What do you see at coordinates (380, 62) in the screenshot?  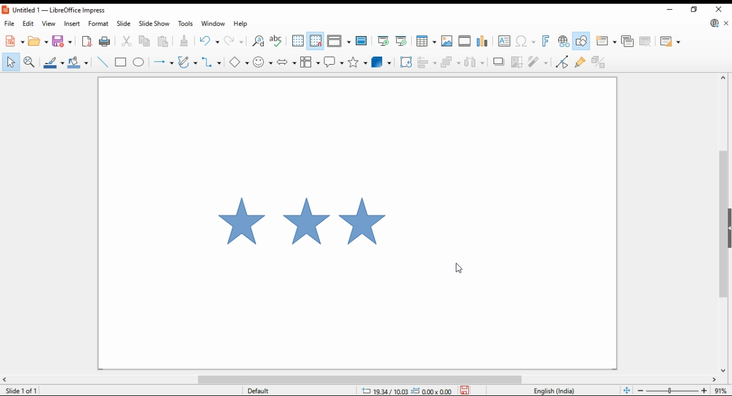 I see `3D objects` at bounding box center [380, 62].